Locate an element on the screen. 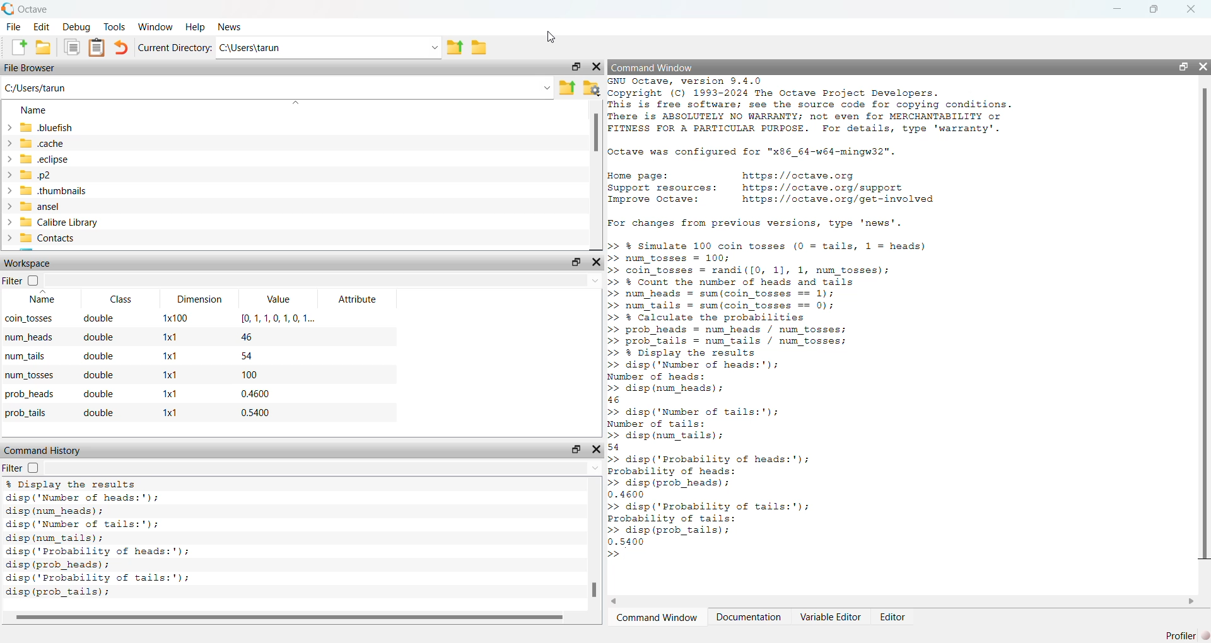 The width and height of the screenshot is (1211, 643). double is located at coordinates (98, 414).